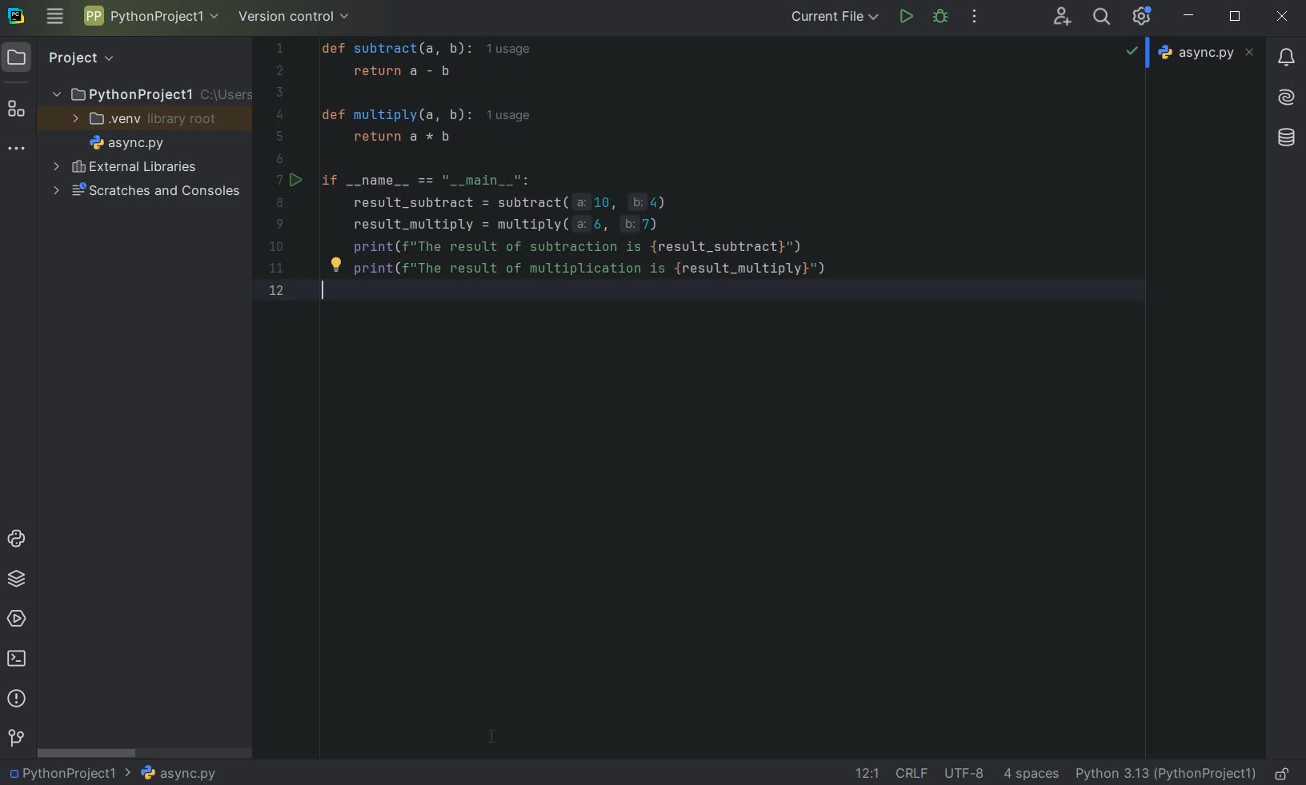 This screenshot has width=1306, height=785. What do you see at coordinates (54, 16) in the screenshot?
I see `main menu` at bounding box center [54, 16].